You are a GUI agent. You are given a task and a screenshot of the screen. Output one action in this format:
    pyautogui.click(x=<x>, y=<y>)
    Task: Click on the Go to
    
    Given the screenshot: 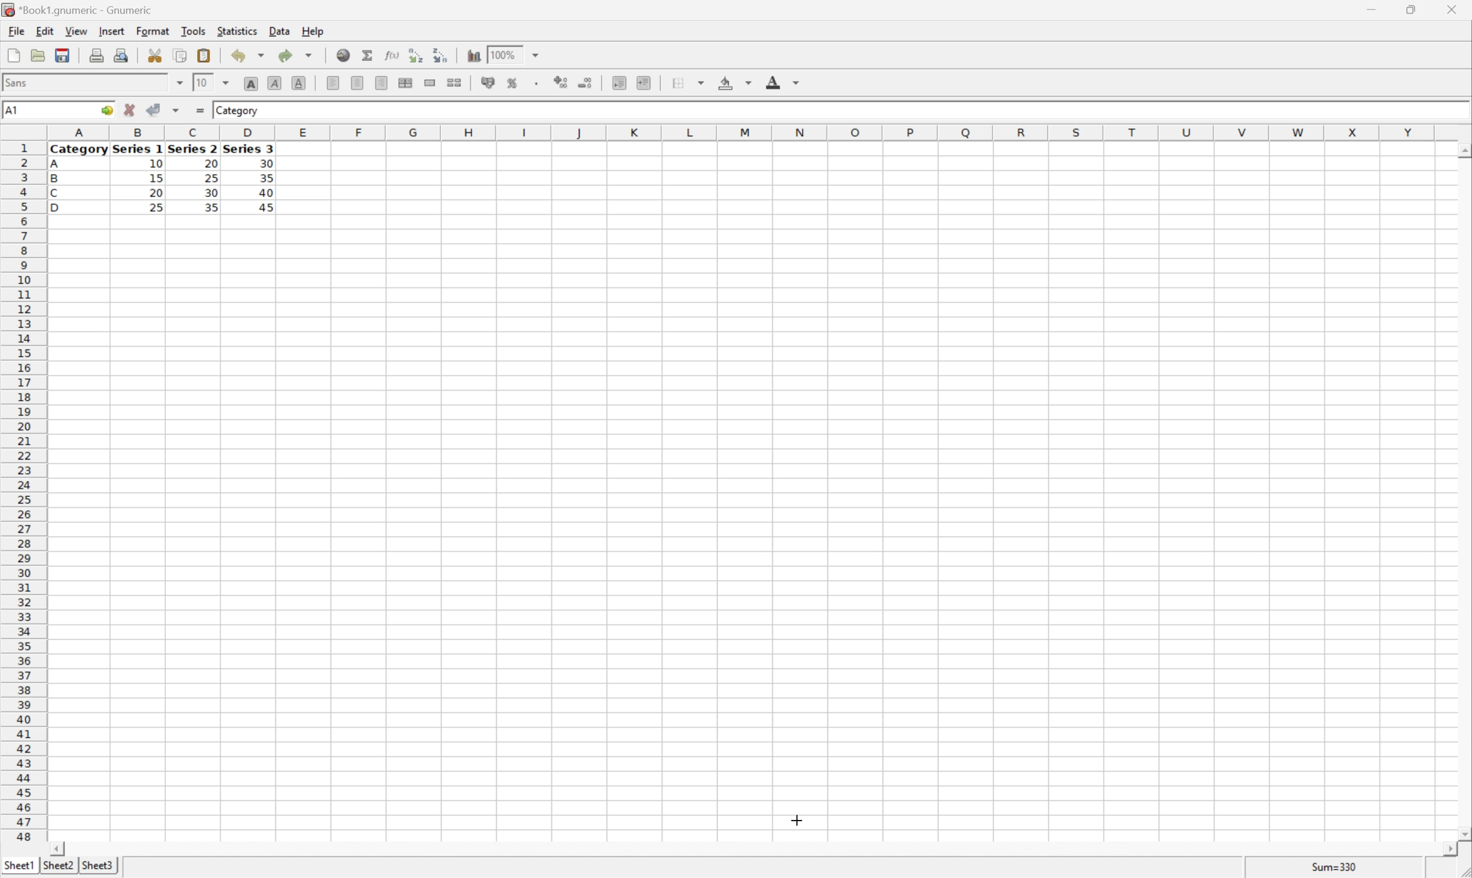 What is the action you would take?
    pyautogui.click(x=105, y=110)
    